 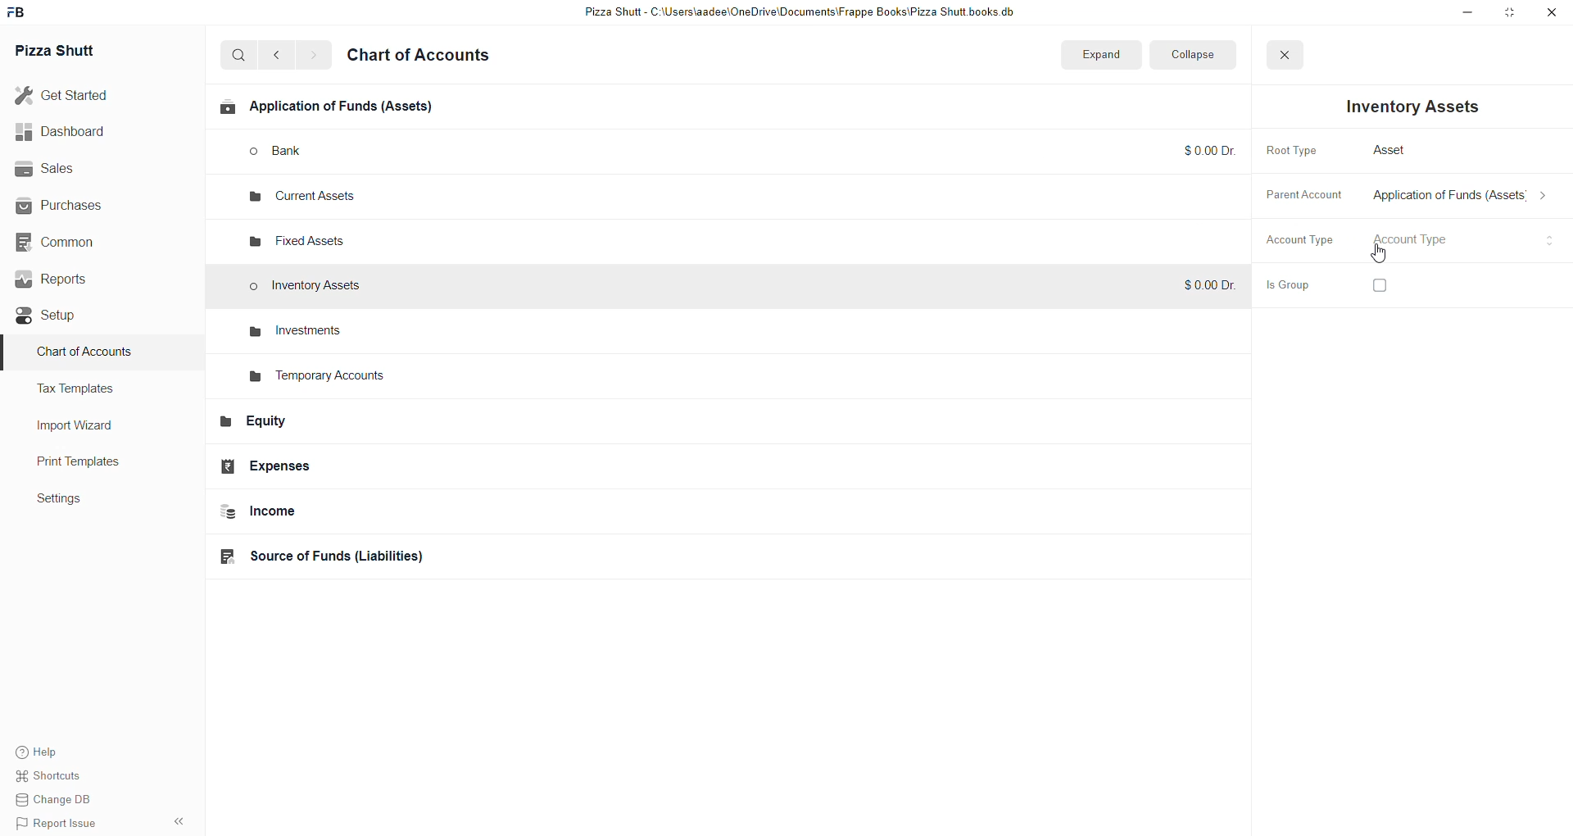 I want to click on Inventory Assets, so click(x=312, y=288).